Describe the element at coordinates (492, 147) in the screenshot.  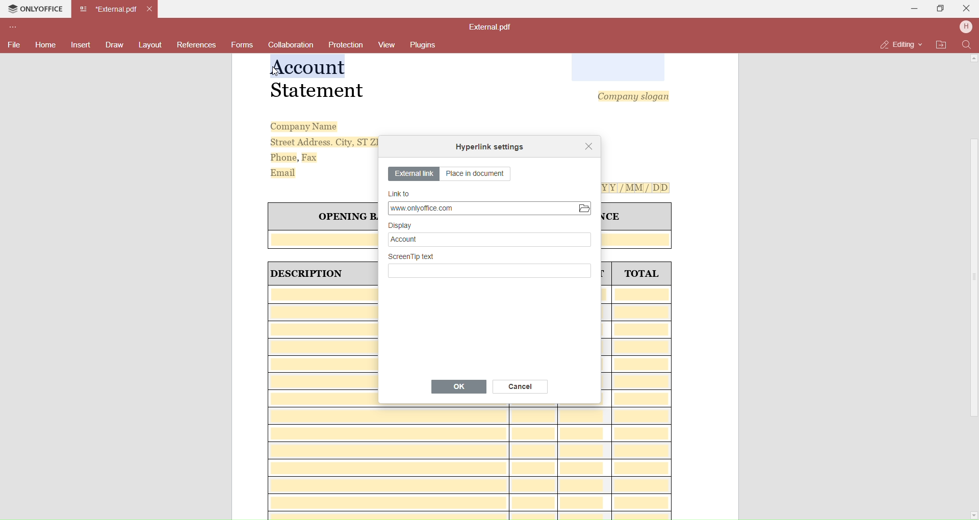
I see `Hyperlink setting` at that location.